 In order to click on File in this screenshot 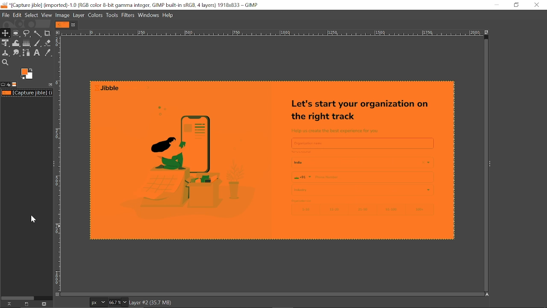, I will do `click(6, 15)`.